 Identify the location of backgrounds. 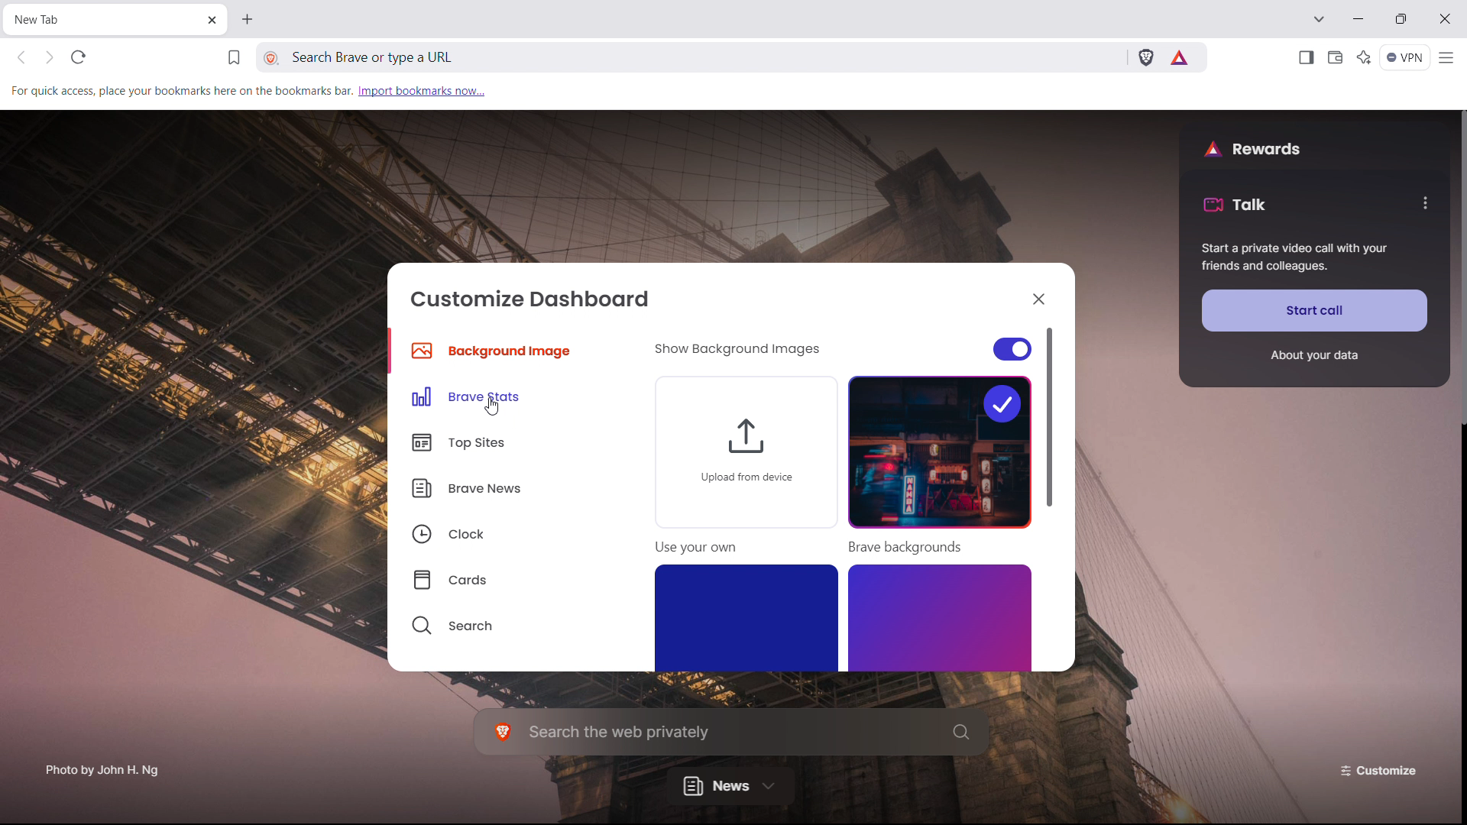
(844, 617).